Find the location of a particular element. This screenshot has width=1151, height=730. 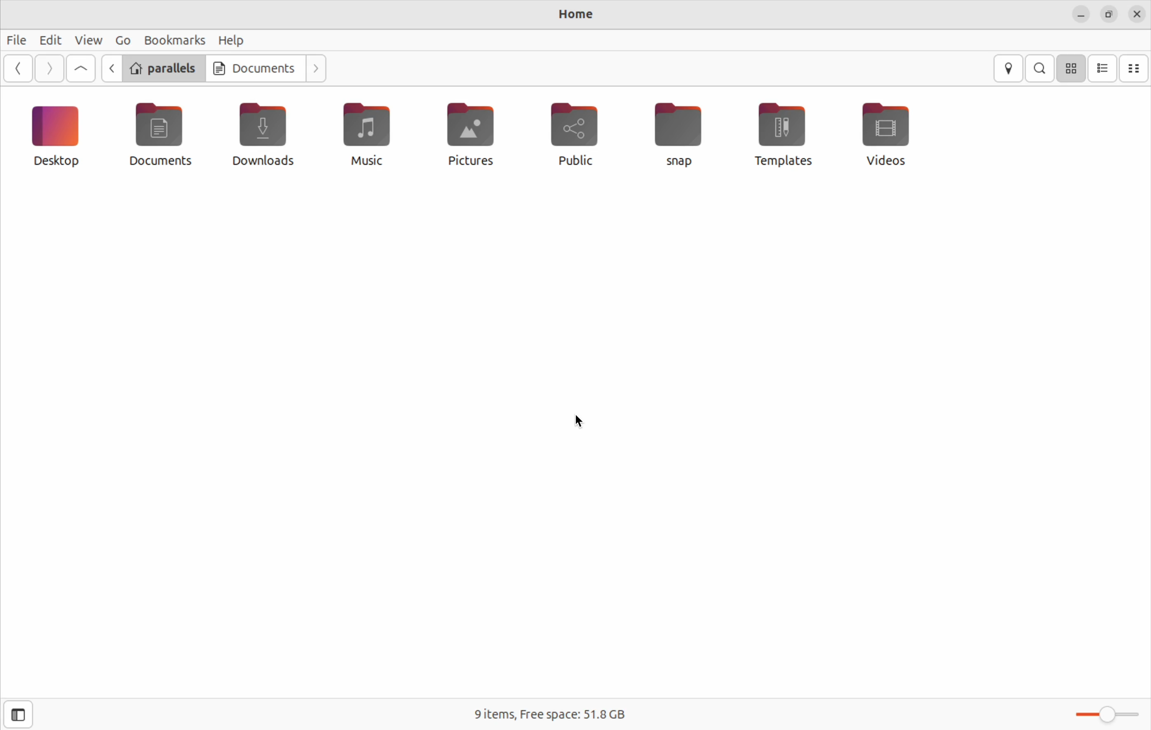

forward is located at coordinates (52, 68).